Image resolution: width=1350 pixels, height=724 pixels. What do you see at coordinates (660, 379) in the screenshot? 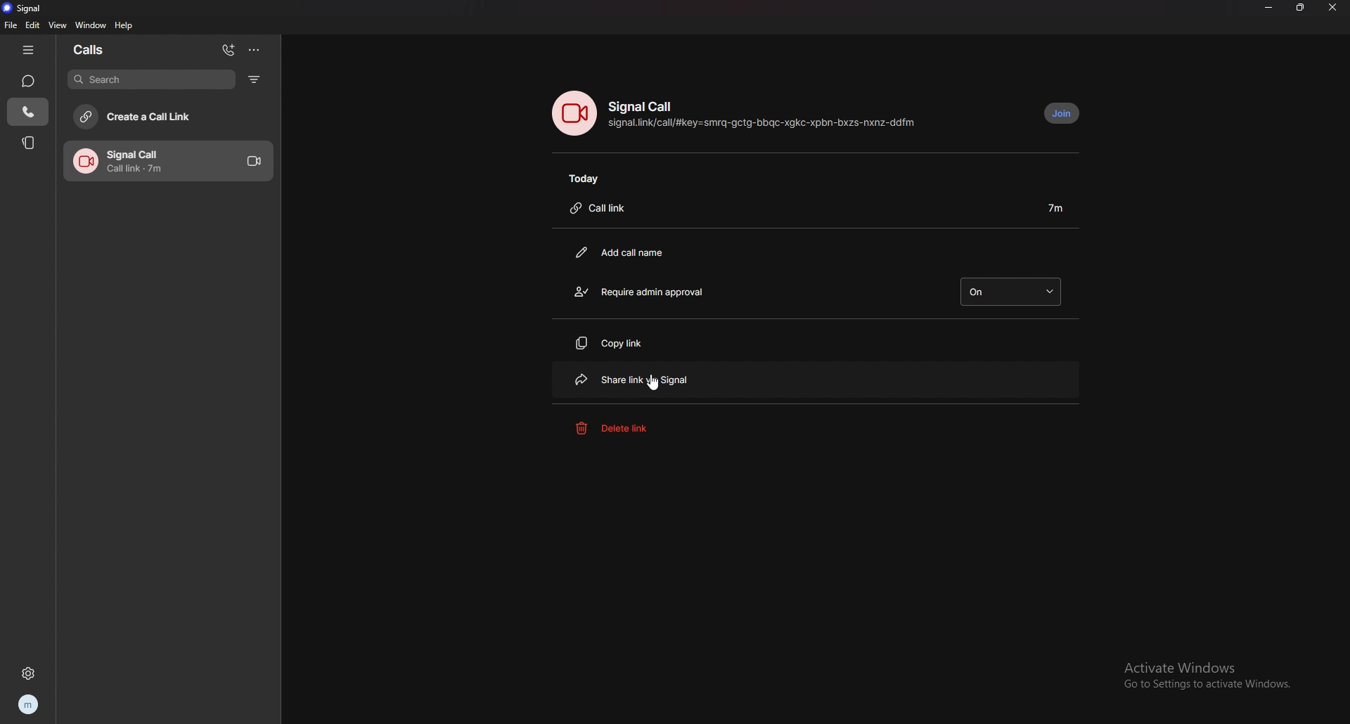
I see `share link via signal` at bounding box center [660, 379].